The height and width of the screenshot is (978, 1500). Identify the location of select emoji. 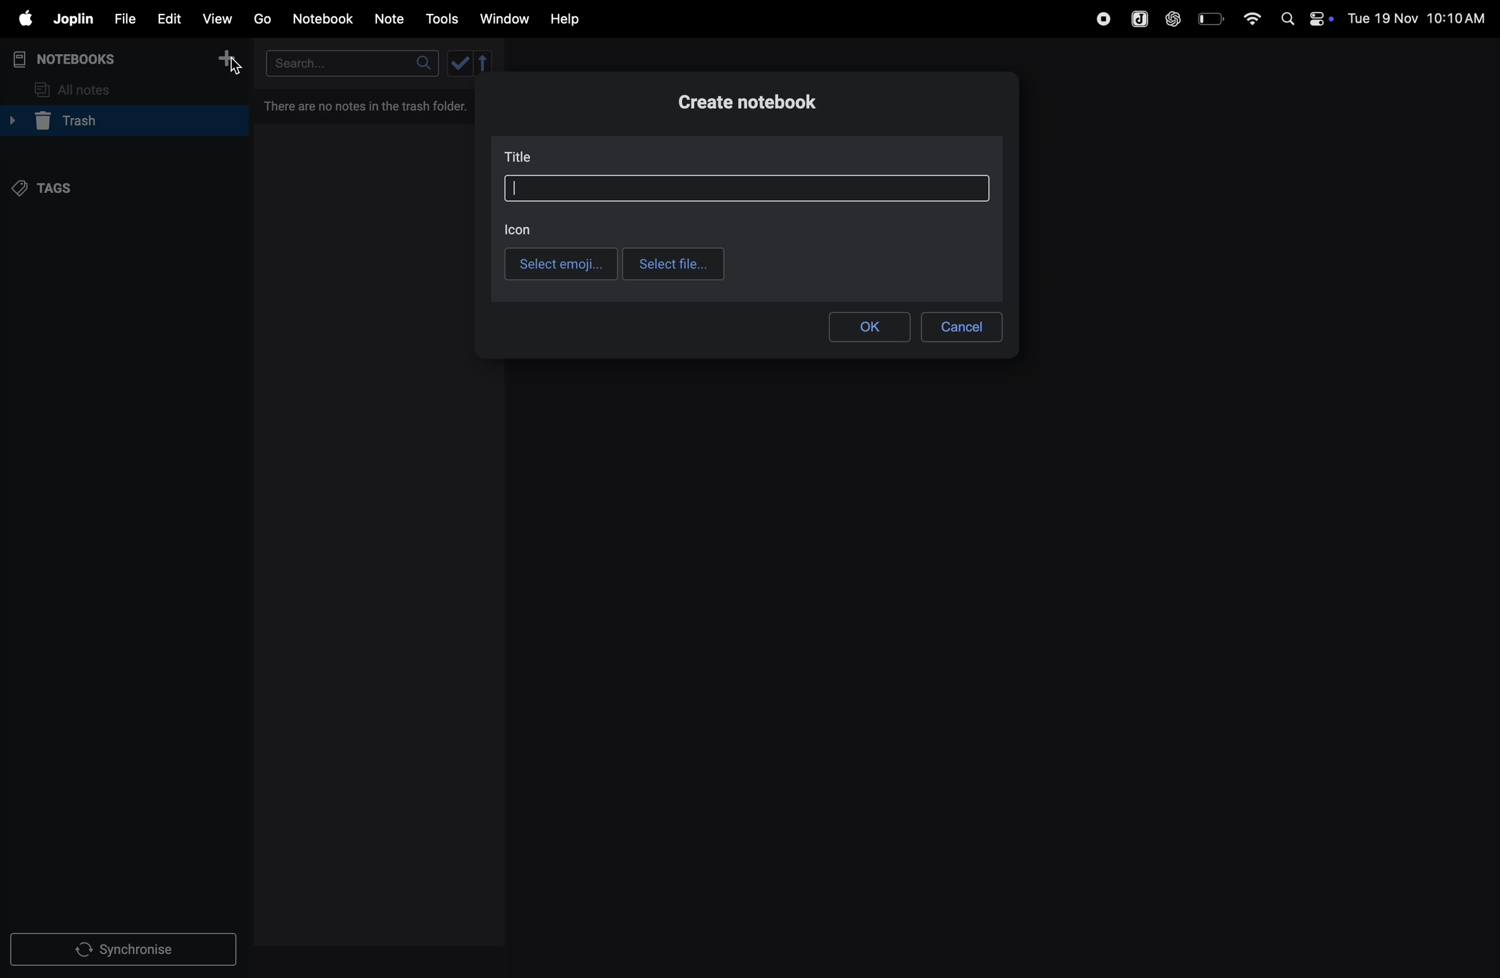
(559, 263).